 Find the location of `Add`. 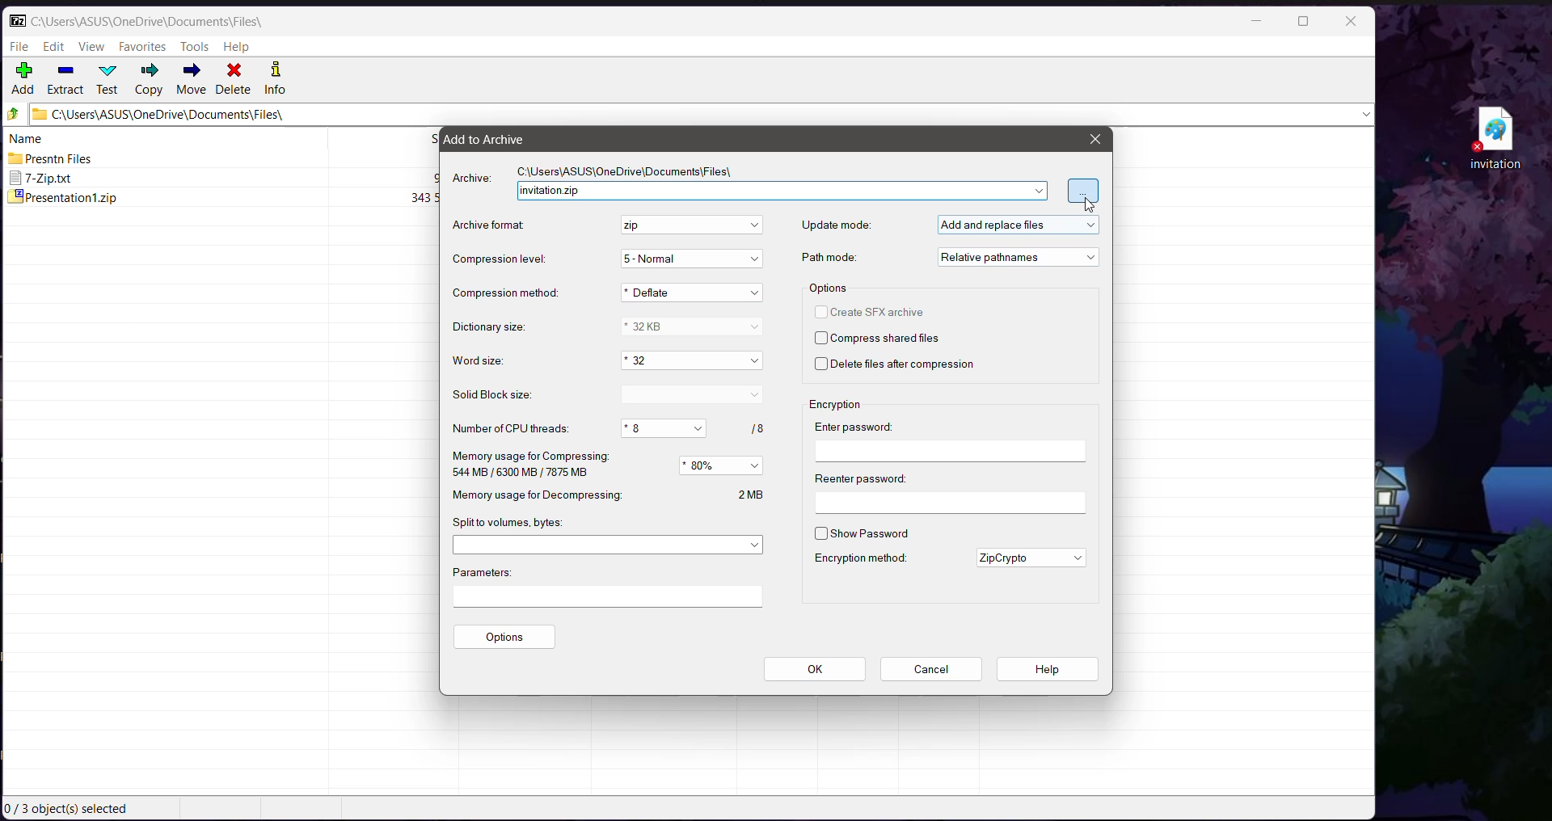

Add is located at coordinates (24, 80).